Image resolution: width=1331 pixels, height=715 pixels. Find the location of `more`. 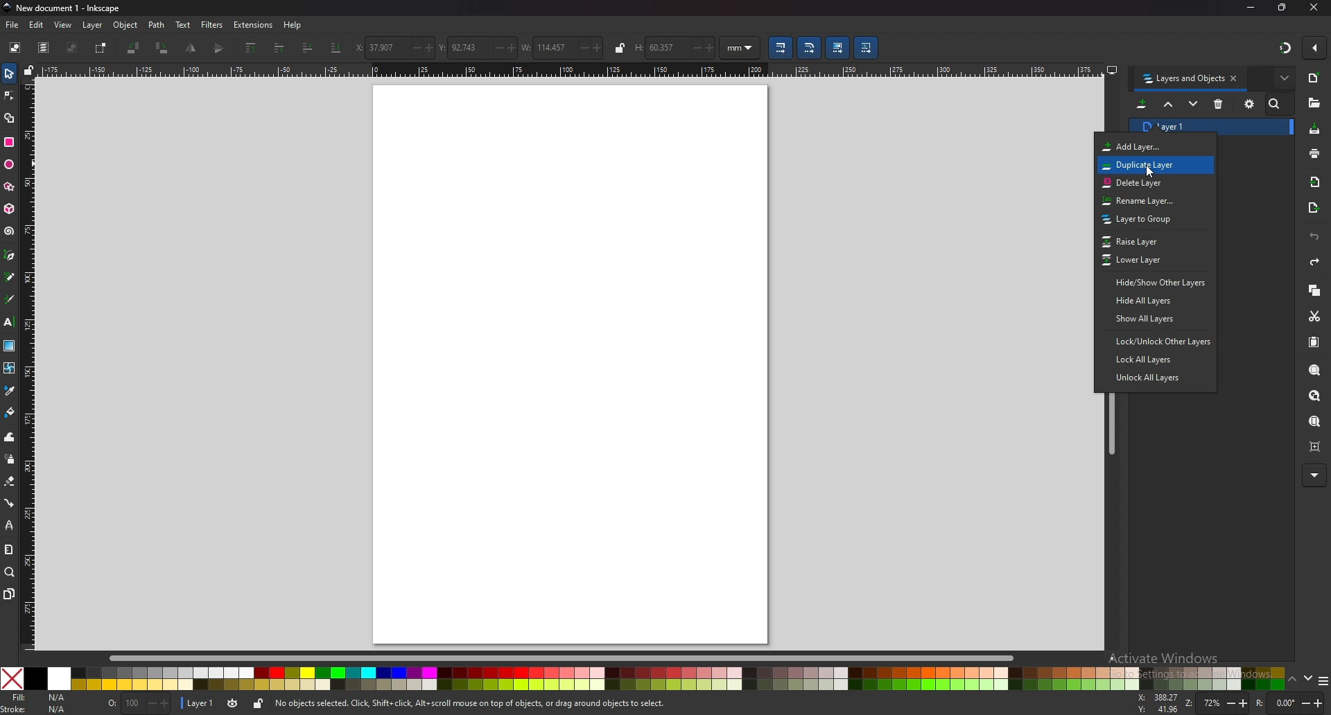

more is located at coordinates (1285, 78).